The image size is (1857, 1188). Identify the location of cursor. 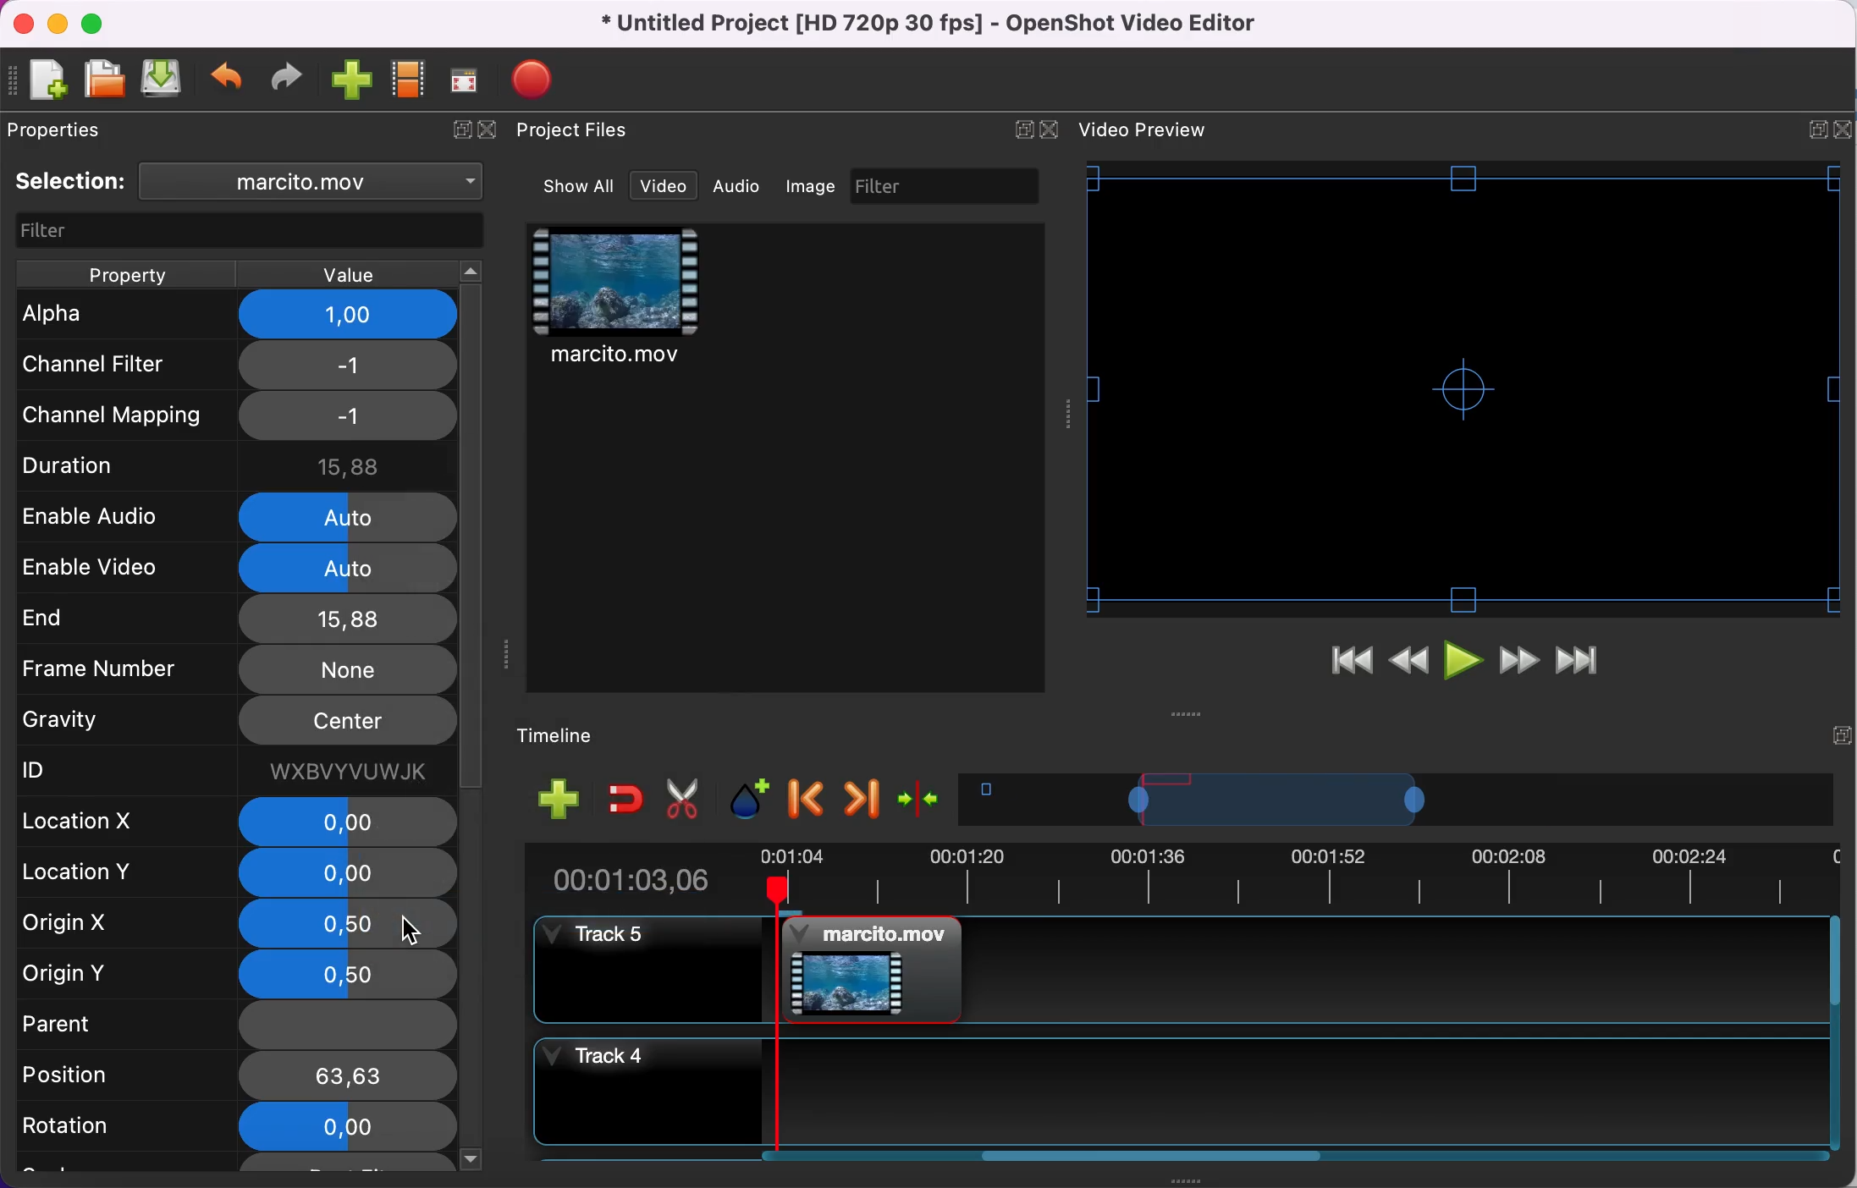
(409, 930).